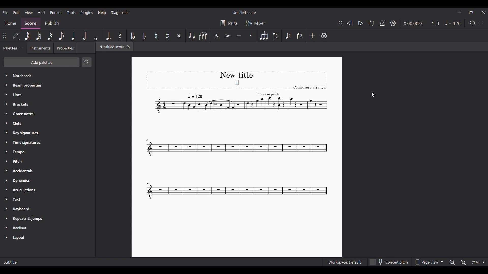 Image resolution: width=488 pixels, height=274 pixels. Describe the element at coordinates (371, 23) in the screenshot. I see `Loop playback` at that location.